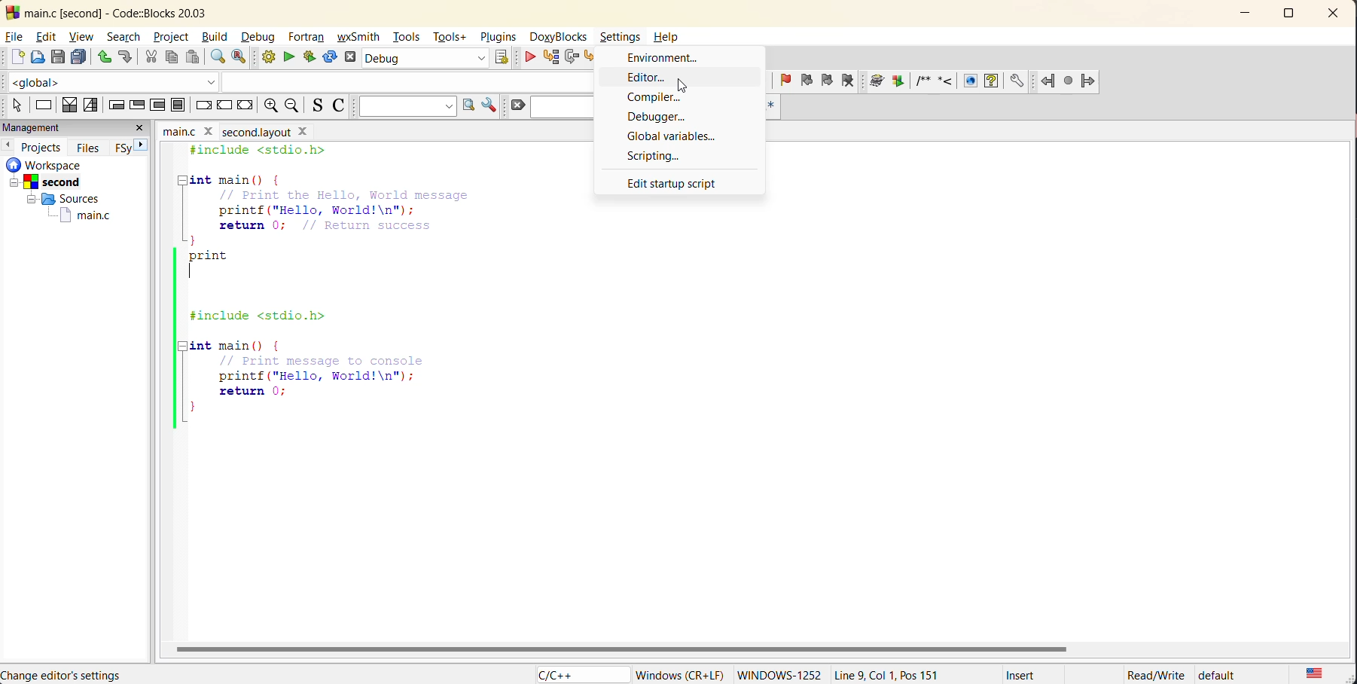  I want to click on toggle bookmark, so click(787, 81).